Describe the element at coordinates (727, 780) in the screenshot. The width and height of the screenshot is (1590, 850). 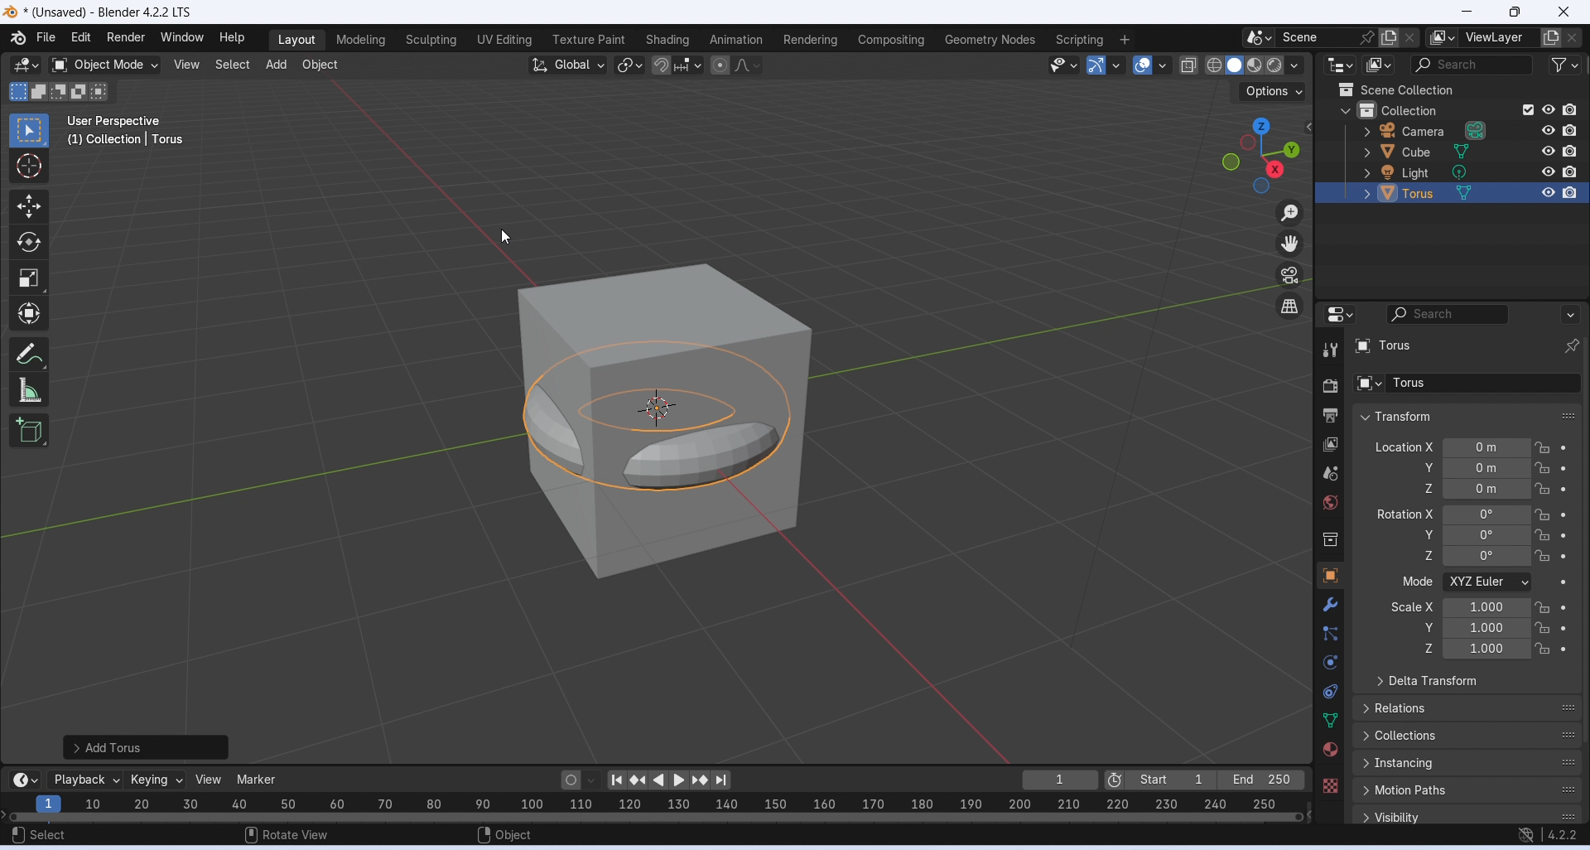
I see `Jump to endpoint` at that location.